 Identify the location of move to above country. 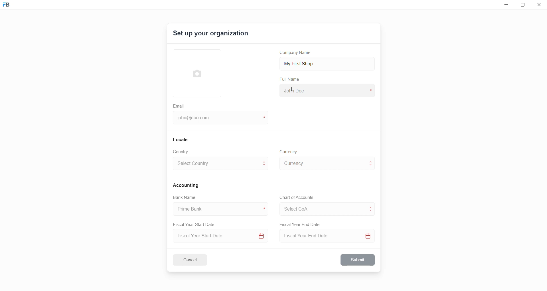
(265, 161).